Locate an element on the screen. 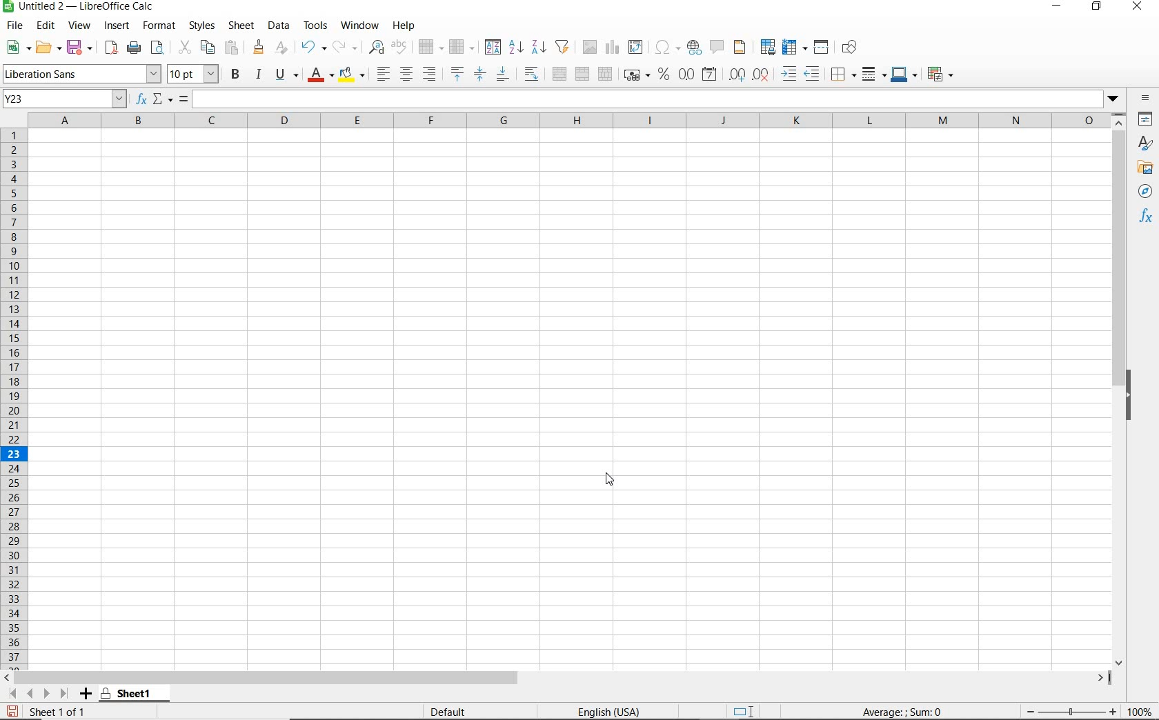 Image resolution: width=1159 pixels, height=720 pixels. CLONE FORMATTING is located at coordinates (257, 48).